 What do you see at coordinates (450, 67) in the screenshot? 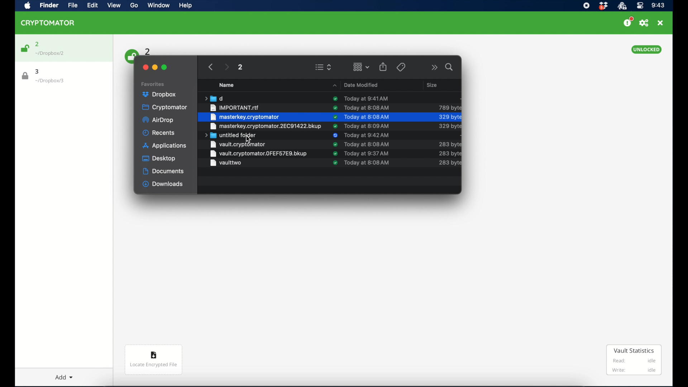
I see `search` at bounding box center [450, 67].